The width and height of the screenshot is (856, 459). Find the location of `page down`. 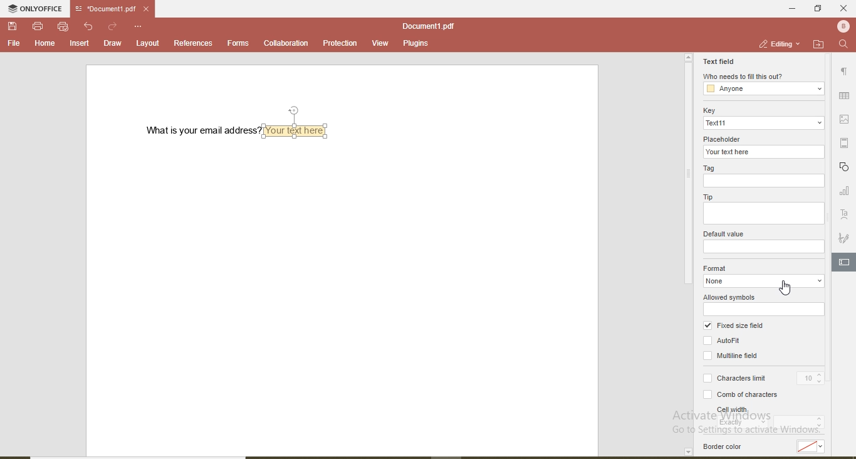

page down is located at coordinates (687, 452).